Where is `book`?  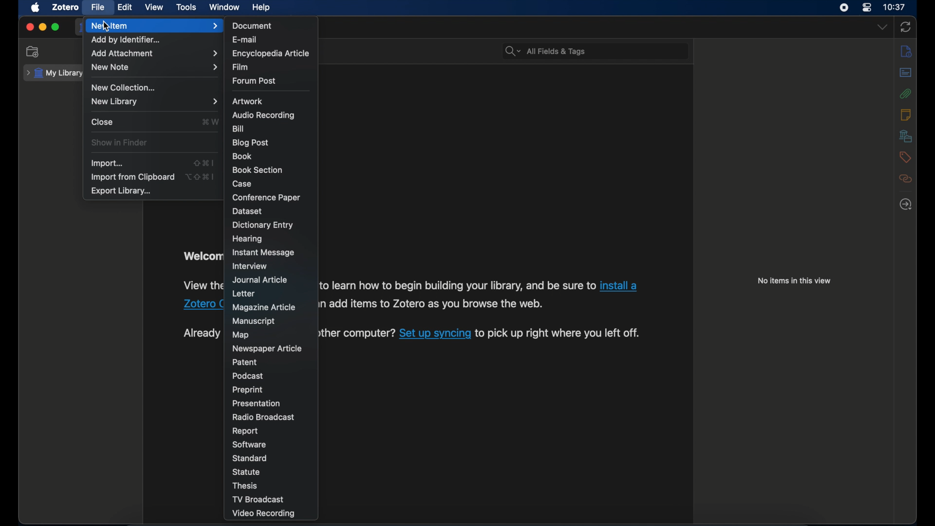
book is located at coordinates (243, 156).